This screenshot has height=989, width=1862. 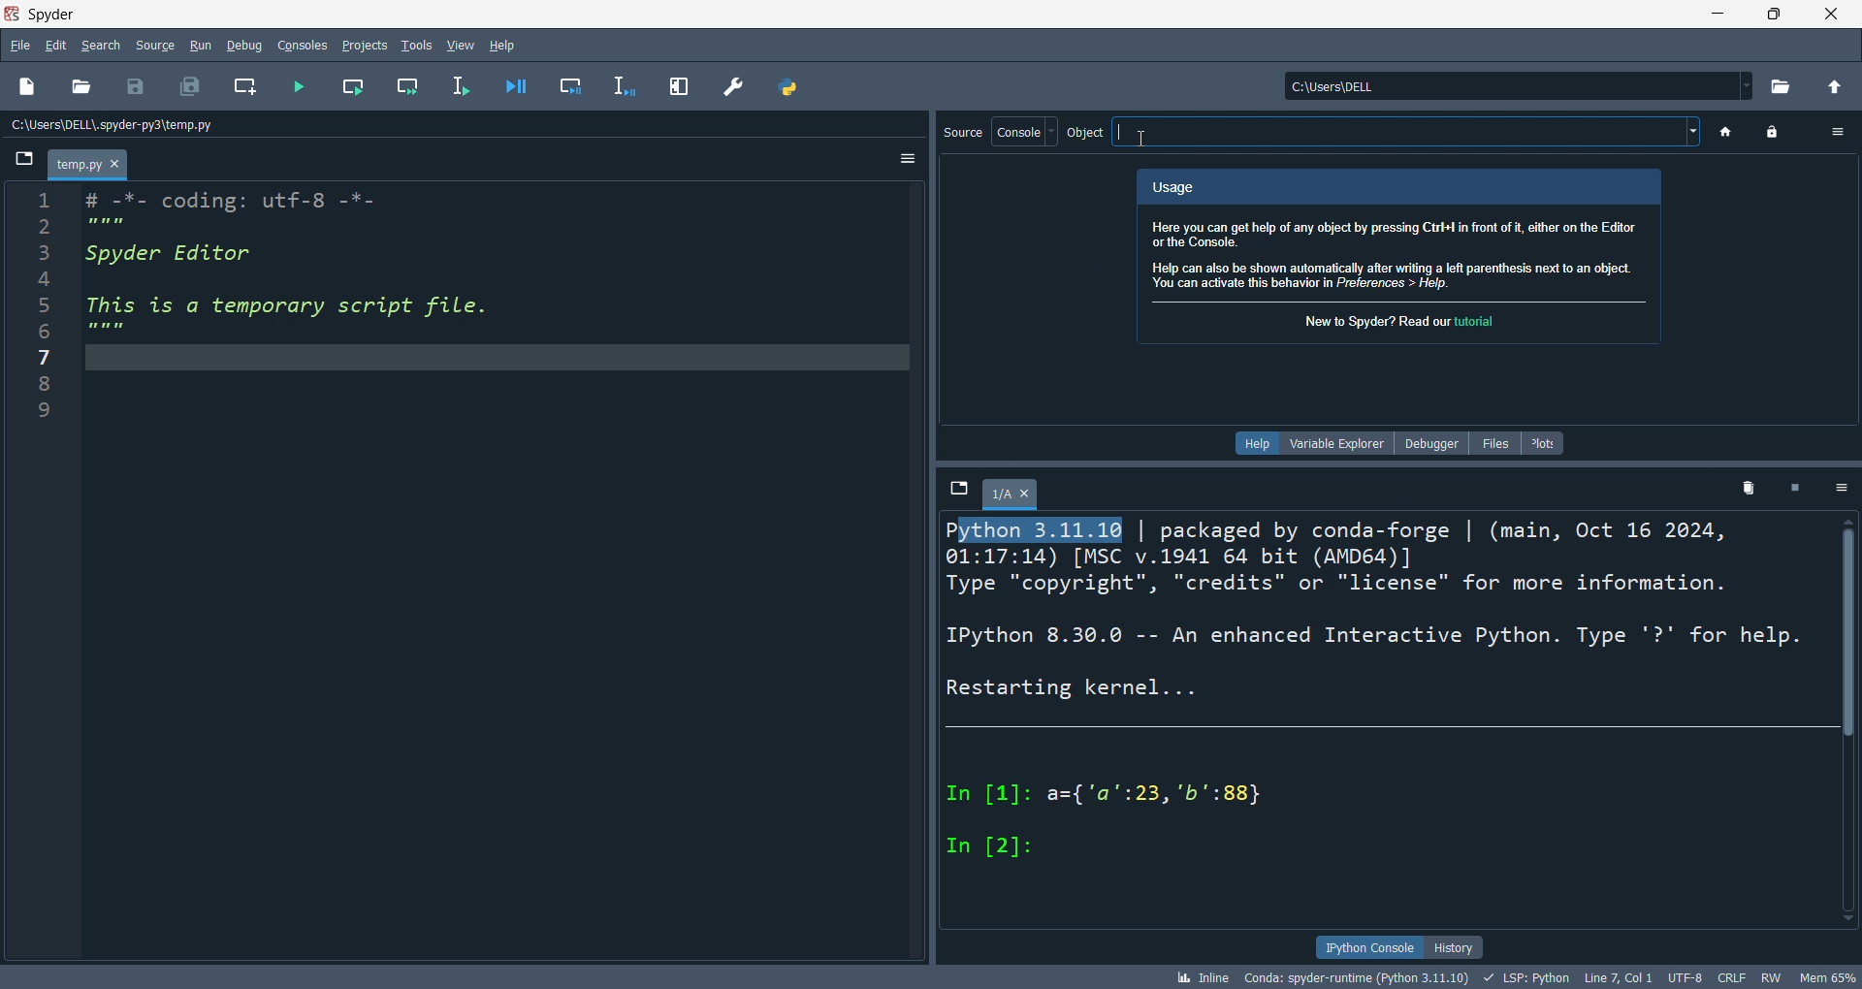 What do you see at coordinates (31, 87) in the screenshot?
I see `new file` at bounding box center [31, 87].